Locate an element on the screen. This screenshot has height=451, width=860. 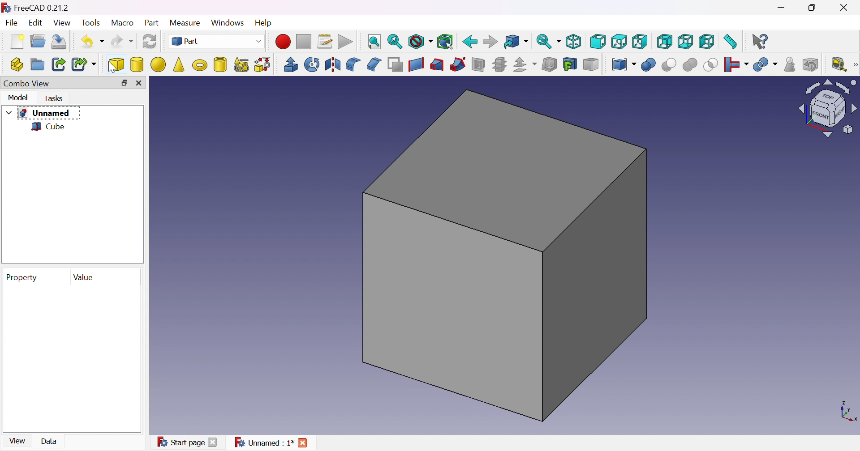
Defeaturing is located at coordinates (812, 65).